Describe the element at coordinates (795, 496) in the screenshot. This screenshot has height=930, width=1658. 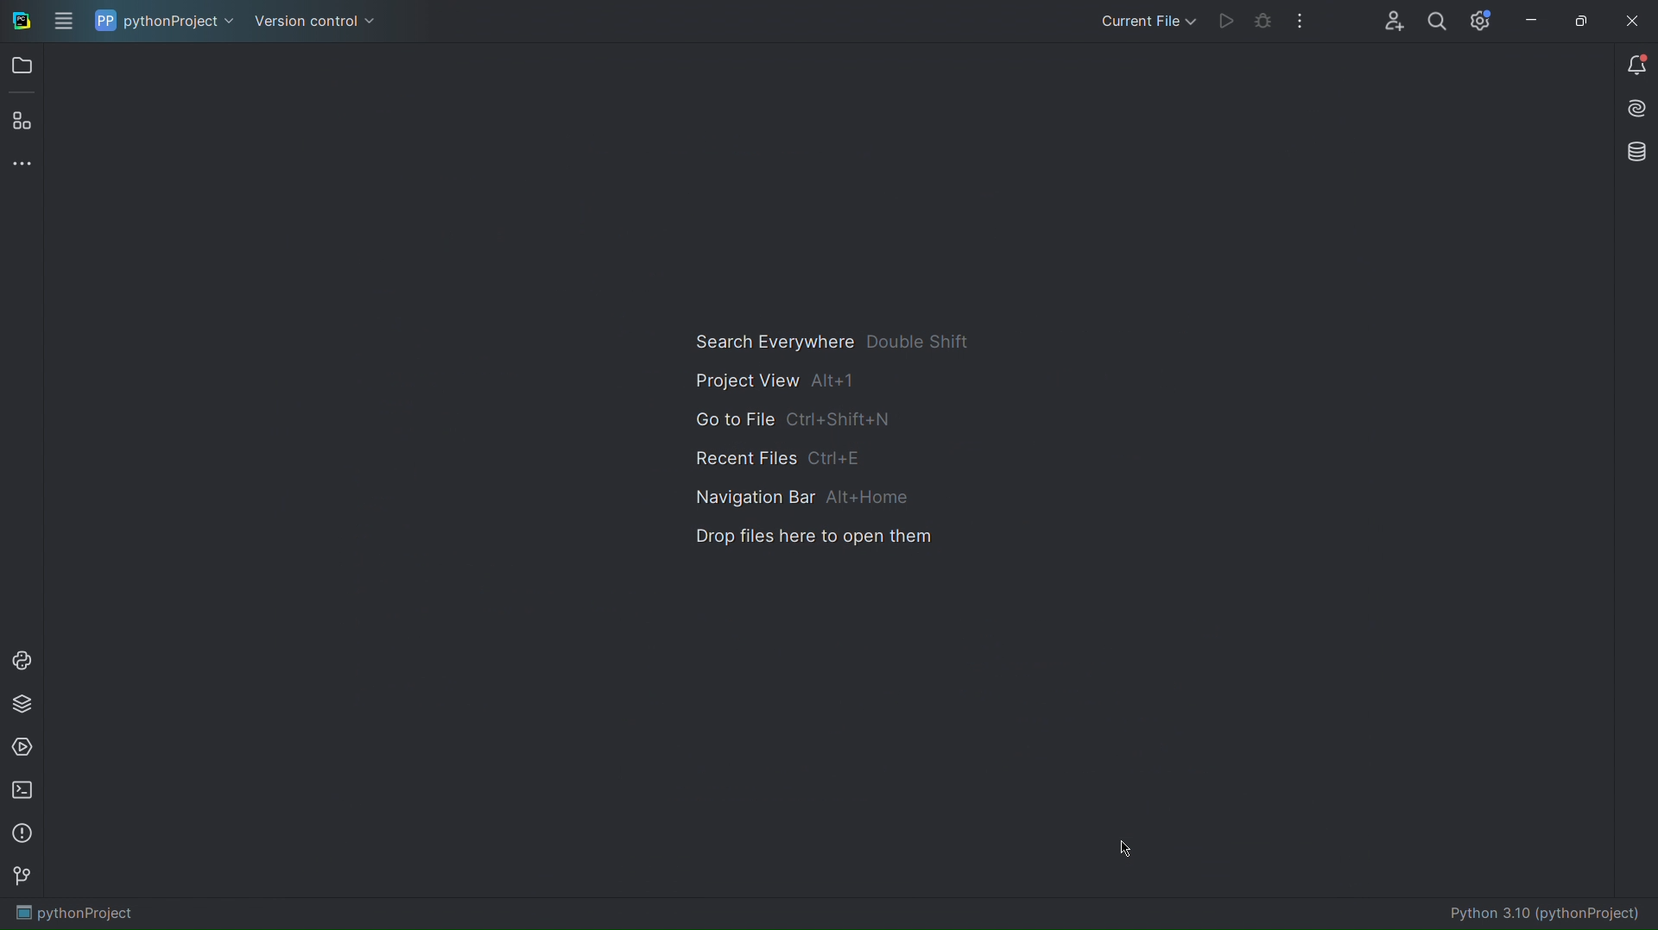
I see `Navigation Bar` at that location.